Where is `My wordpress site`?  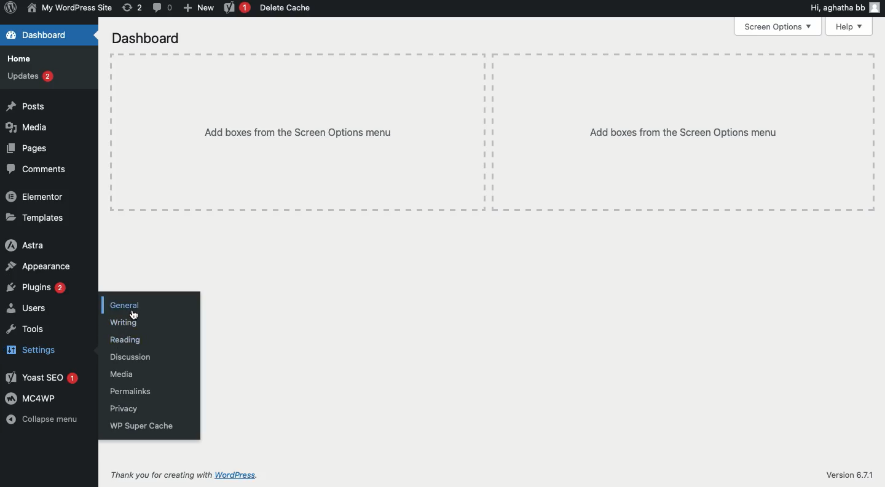 My wordpress site is located at coordinates (68, 7).